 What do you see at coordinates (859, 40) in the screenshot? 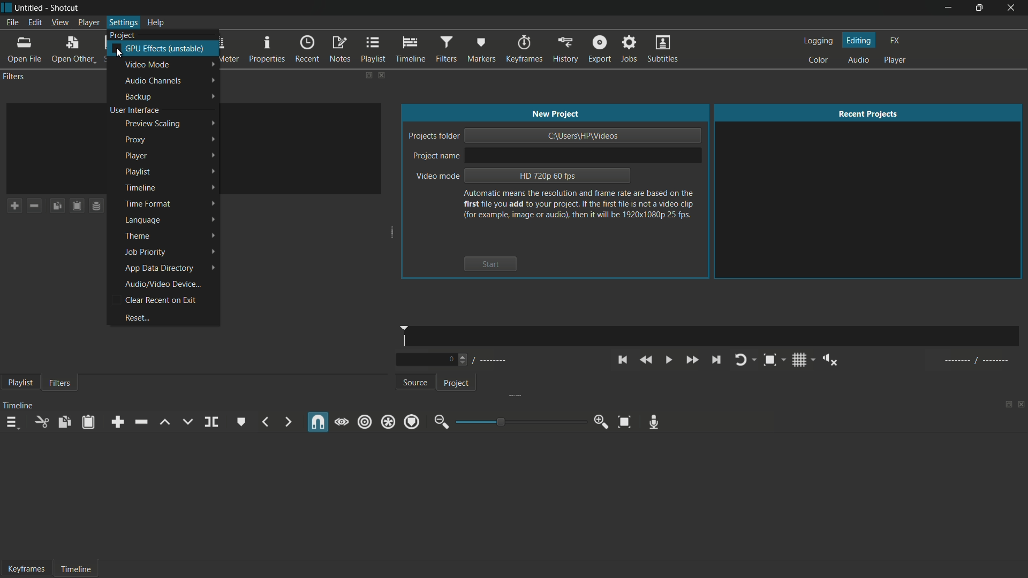
I see `editing` at bounding box center [859, 40].